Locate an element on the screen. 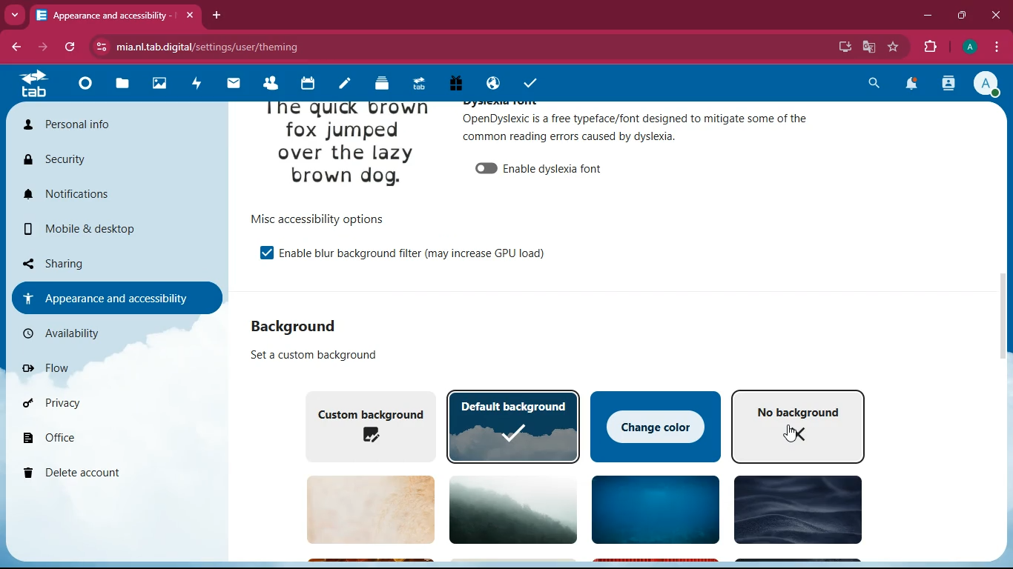  activity is located at coordinates (949, 84).